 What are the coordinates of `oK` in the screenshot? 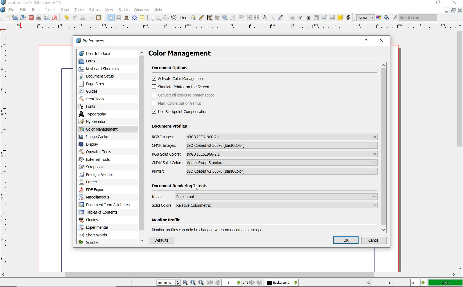 It's located at (346, 240).